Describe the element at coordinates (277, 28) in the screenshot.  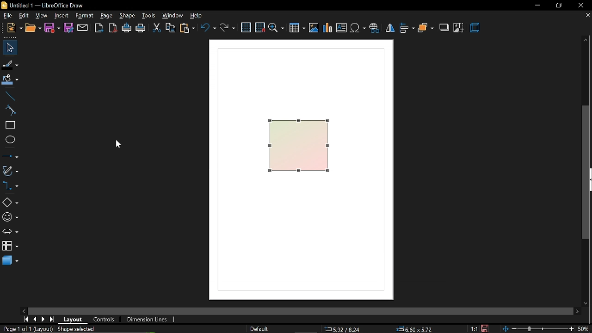
I see `zoom` at that location.